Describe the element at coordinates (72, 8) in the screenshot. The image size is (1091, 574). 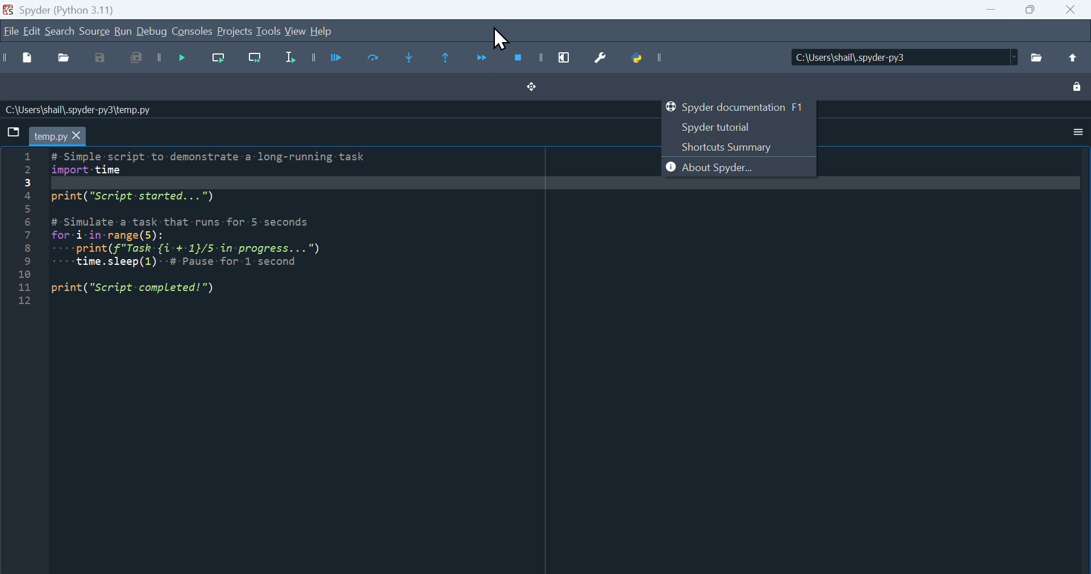
I see `Spider` at that location.